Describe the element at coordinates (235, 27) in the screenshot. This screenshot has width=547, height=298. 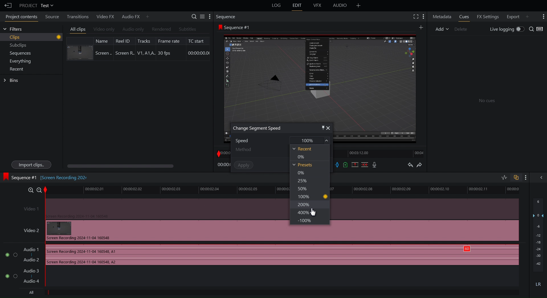
I see `Sequence #1` at that location.